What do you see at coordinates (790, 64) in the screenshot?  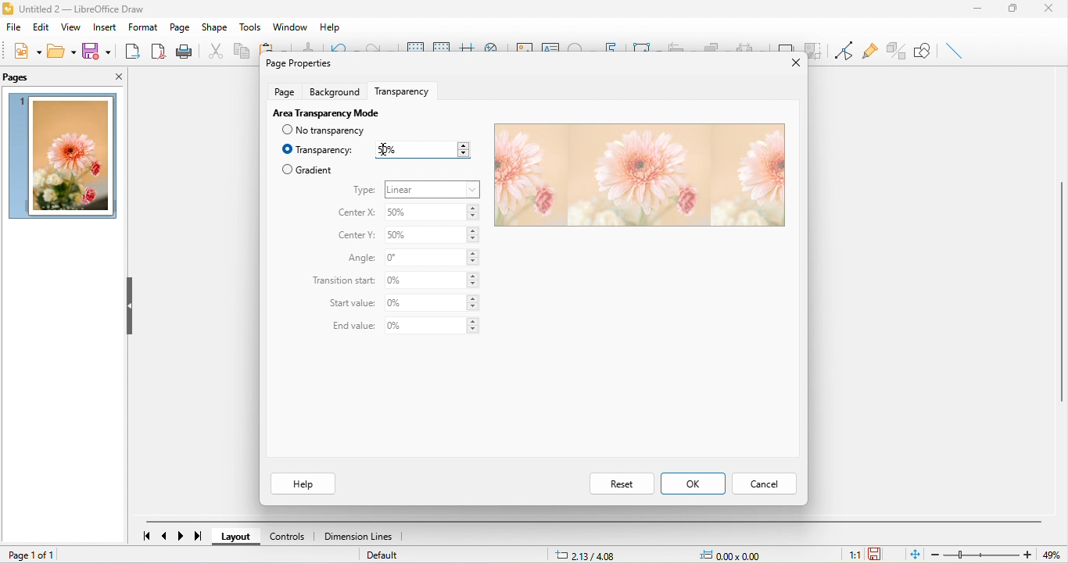 I see `close` at bounding box center [790, 64].